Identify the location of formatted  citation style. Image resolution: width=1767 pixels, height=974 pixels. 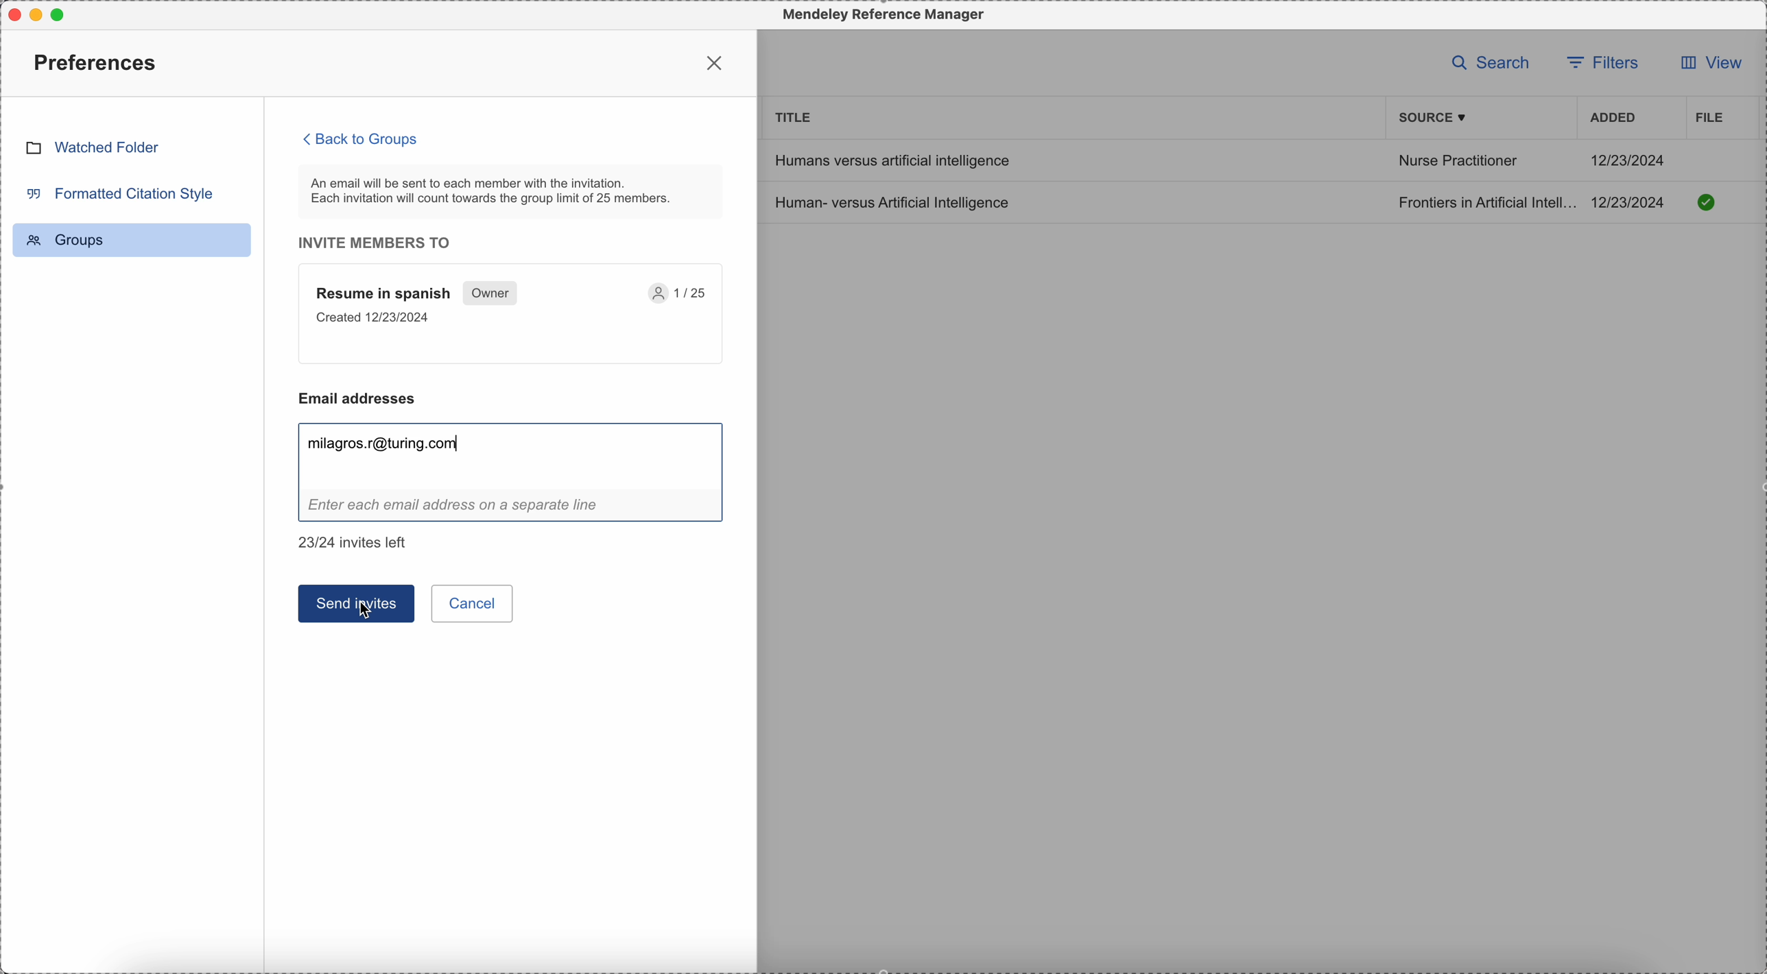
(118, 193).